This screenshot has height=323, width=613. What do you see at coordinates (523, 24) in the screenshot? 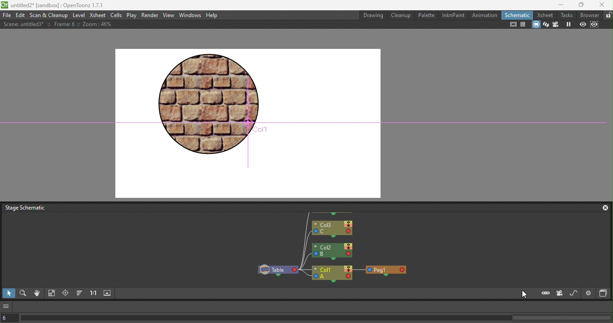
I see `Field guide` at bounding box center [523, 24].